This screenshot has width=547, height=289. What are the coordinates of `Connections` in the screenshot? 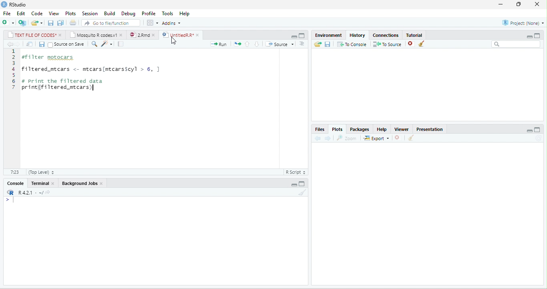 It's located at (386, 35).